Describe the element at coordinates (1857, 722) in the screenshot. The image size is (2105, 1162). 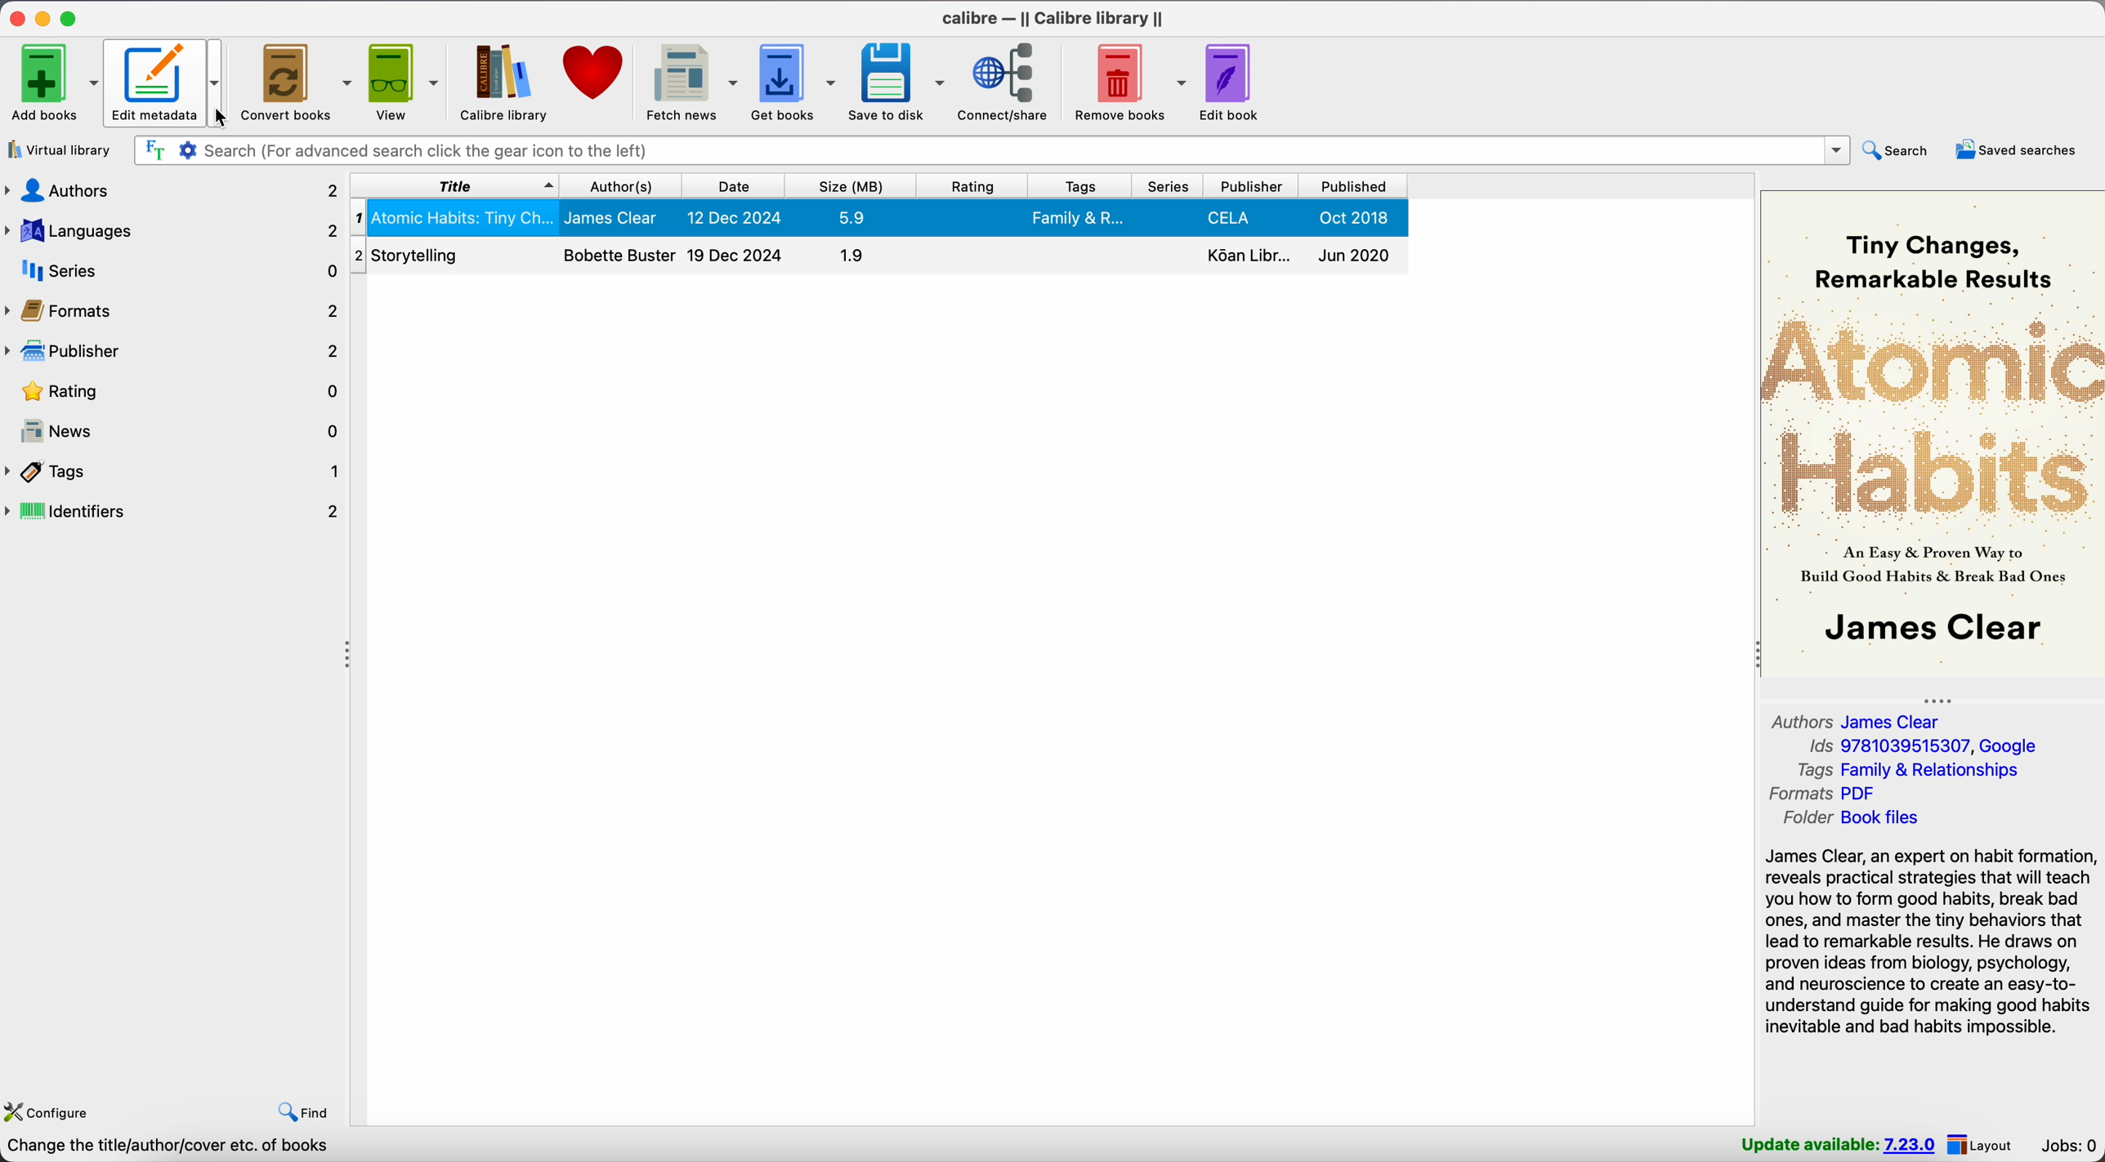
I see `authors James Clear` at that location.